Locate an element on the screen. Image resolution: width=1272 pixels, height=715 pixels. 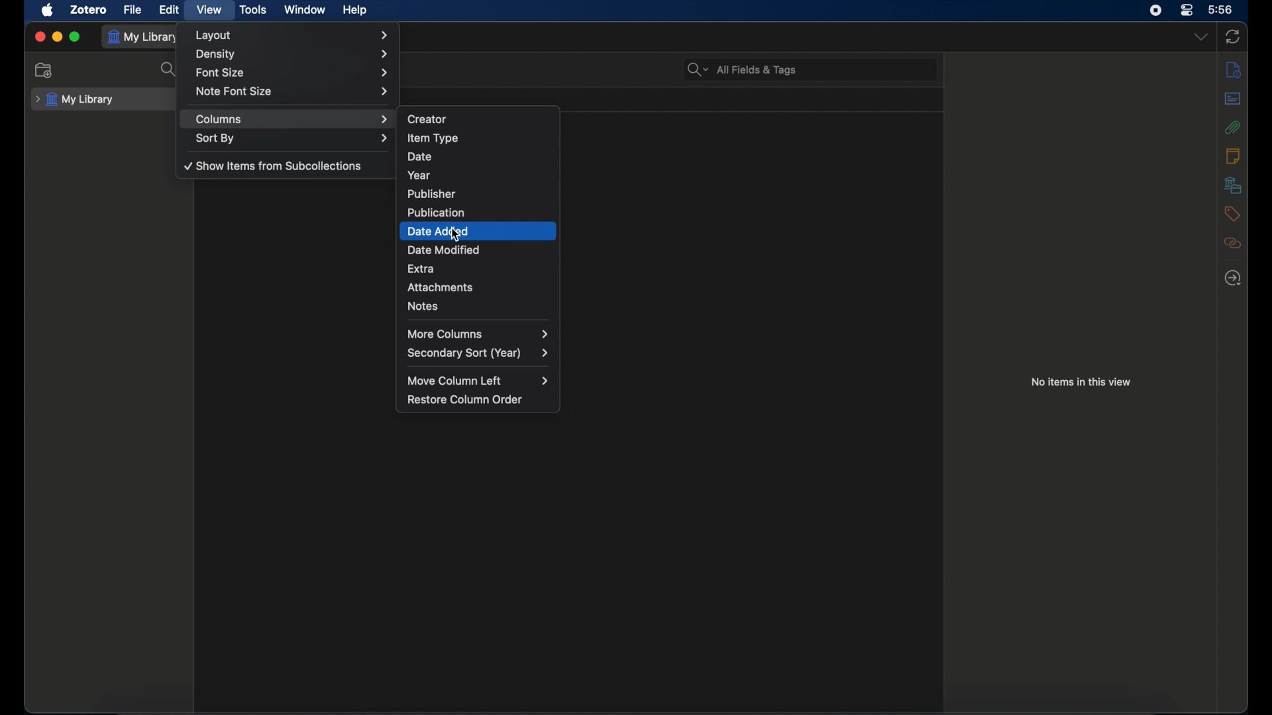
control center is located at coordinates (1186, 10).